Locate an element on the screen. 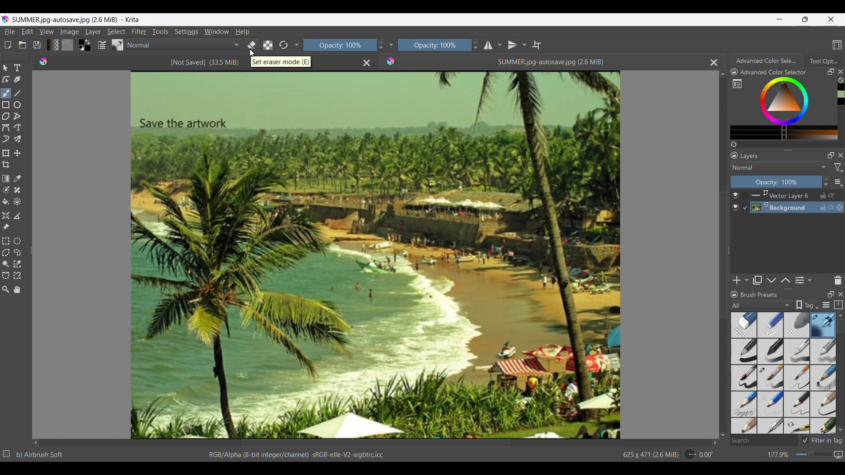  Quick slide to top is located at coordinates (723, 74).